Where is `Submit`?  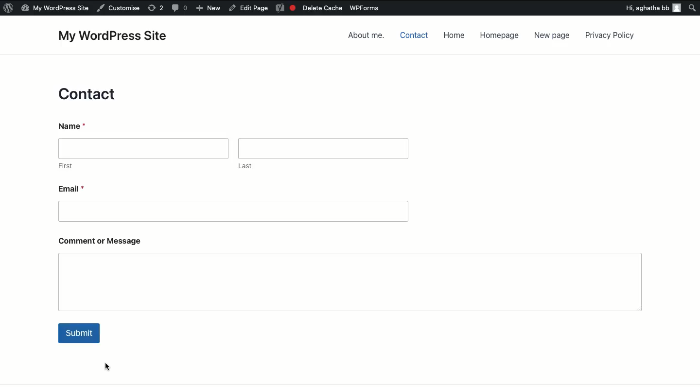
Submit is located at coordinates (80, 334).